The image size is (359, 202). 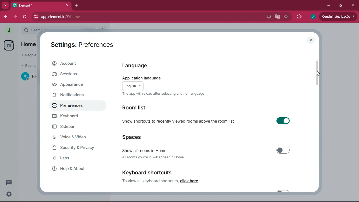 What do you see at coordinates (133, 86) in the screenshot?
I see `english` at bounding box center [133, 86].